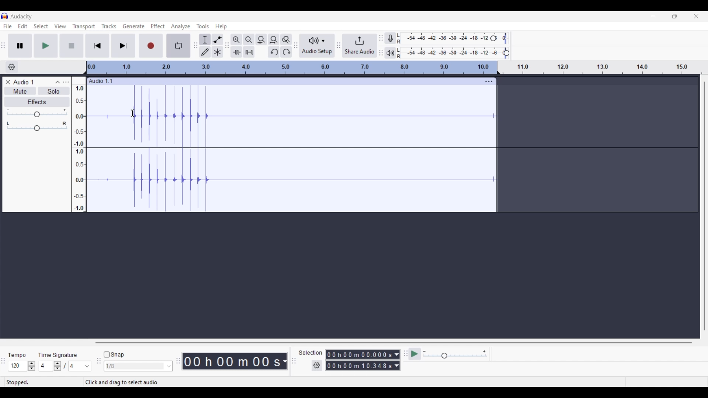  What do you see at coordinates (203, 26) in the screenshot?
I see `Tools menu` at bounding box center [203, 26].